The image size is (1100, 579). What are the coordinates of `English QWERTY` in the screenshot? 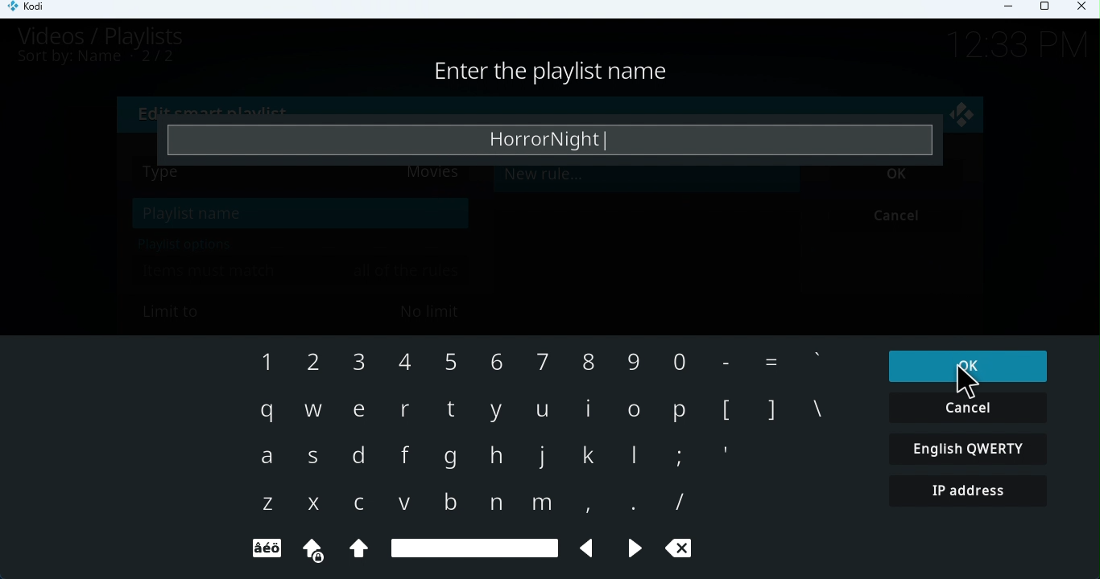 It's located at (970, 448).